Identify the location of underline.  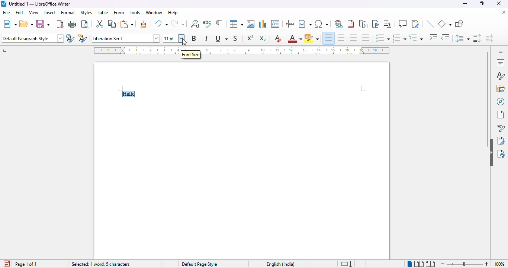
(222, 39).